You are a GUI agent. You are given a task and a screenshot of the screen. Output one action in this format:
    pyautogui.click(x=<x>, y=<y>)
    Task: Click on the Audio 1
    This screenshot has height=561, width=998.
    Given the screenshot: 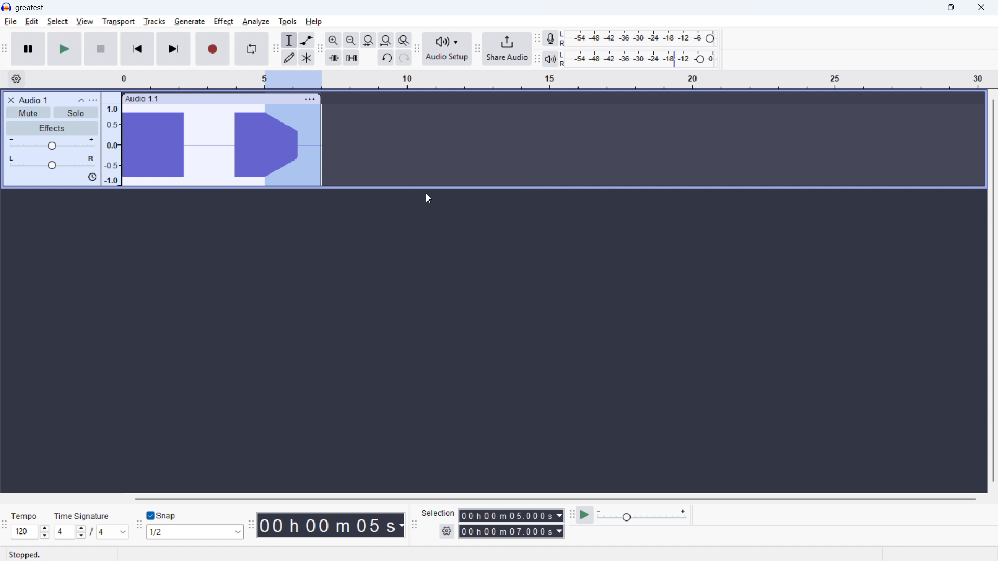 What is the action you would take?
    pyautogui.click(x=33, y=100)
    